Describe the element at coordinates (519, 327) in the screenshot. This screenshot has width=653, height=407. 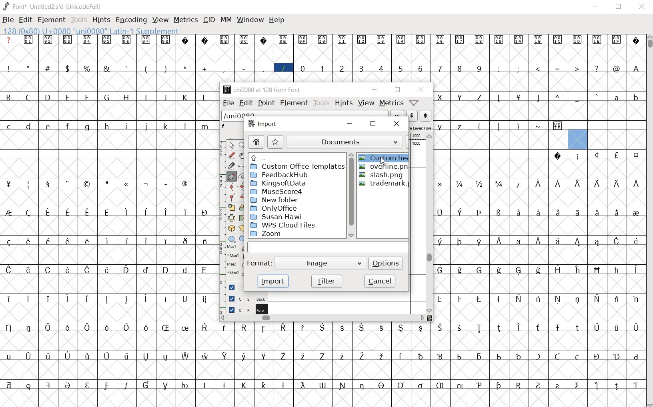
I see `glyph` at that location.